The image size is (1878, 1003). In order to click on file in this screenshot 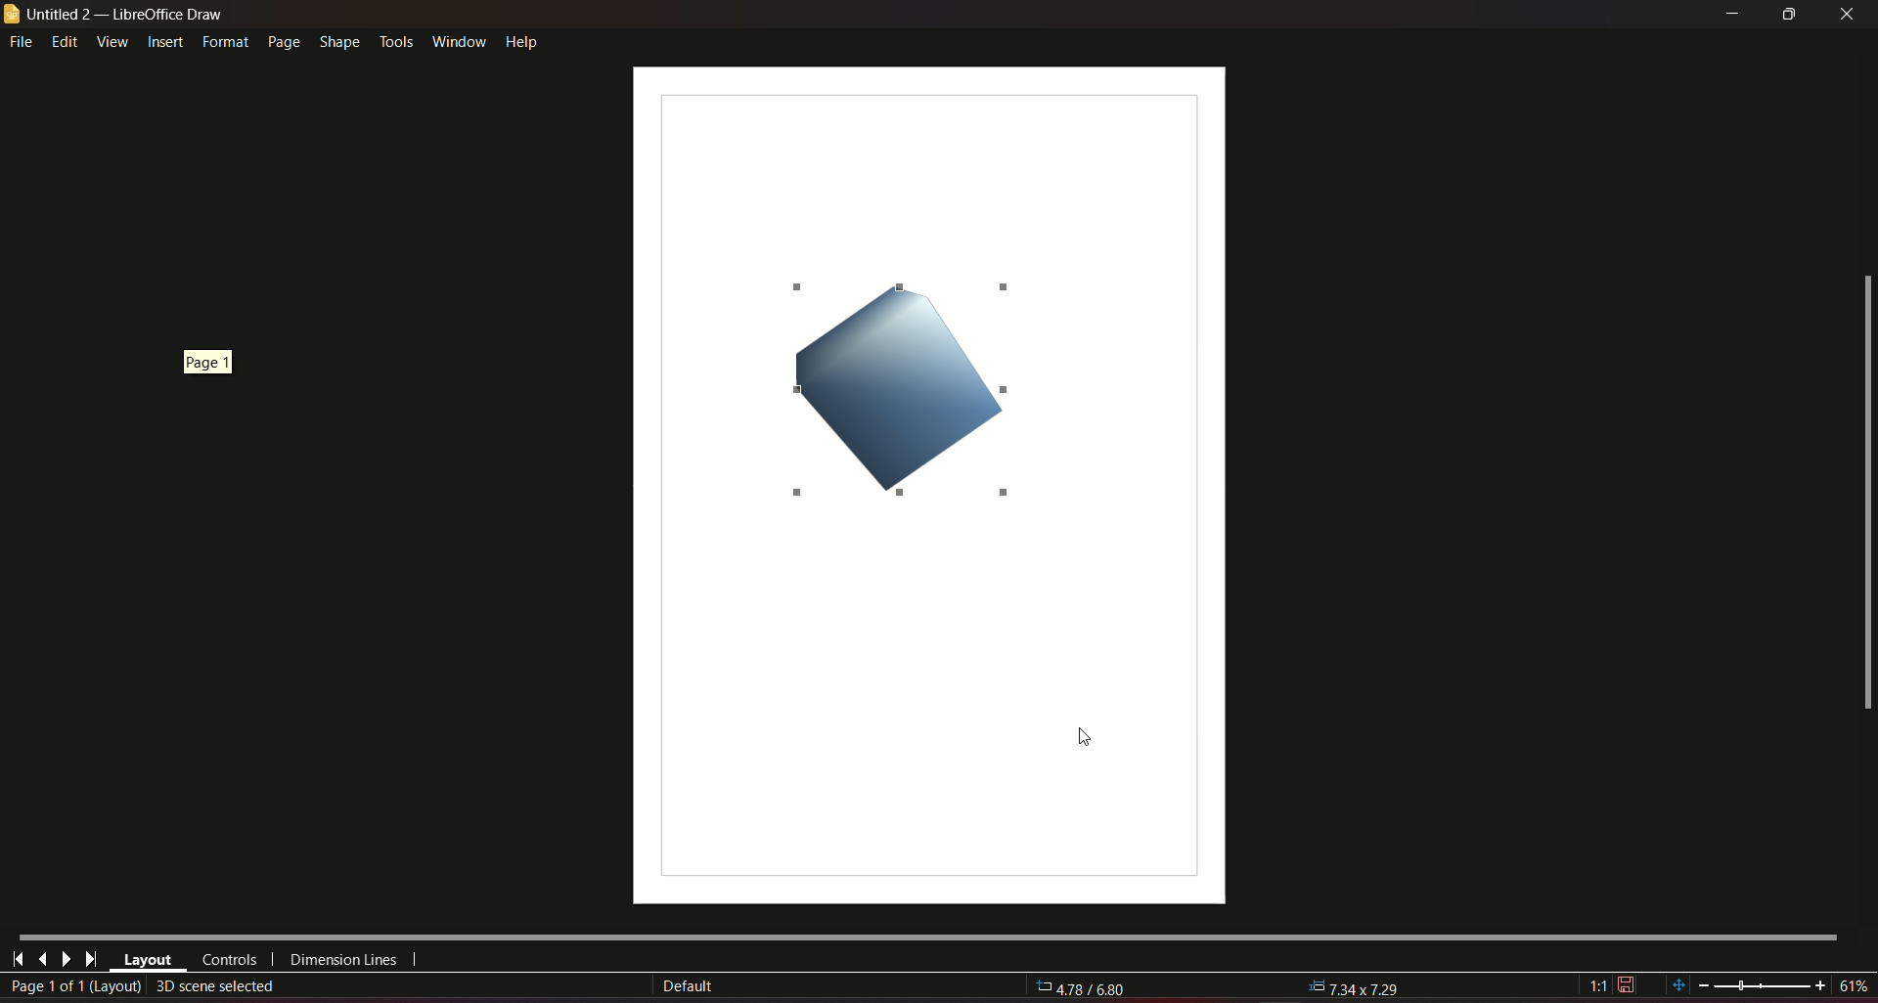, I will do `click(22, 43)`.